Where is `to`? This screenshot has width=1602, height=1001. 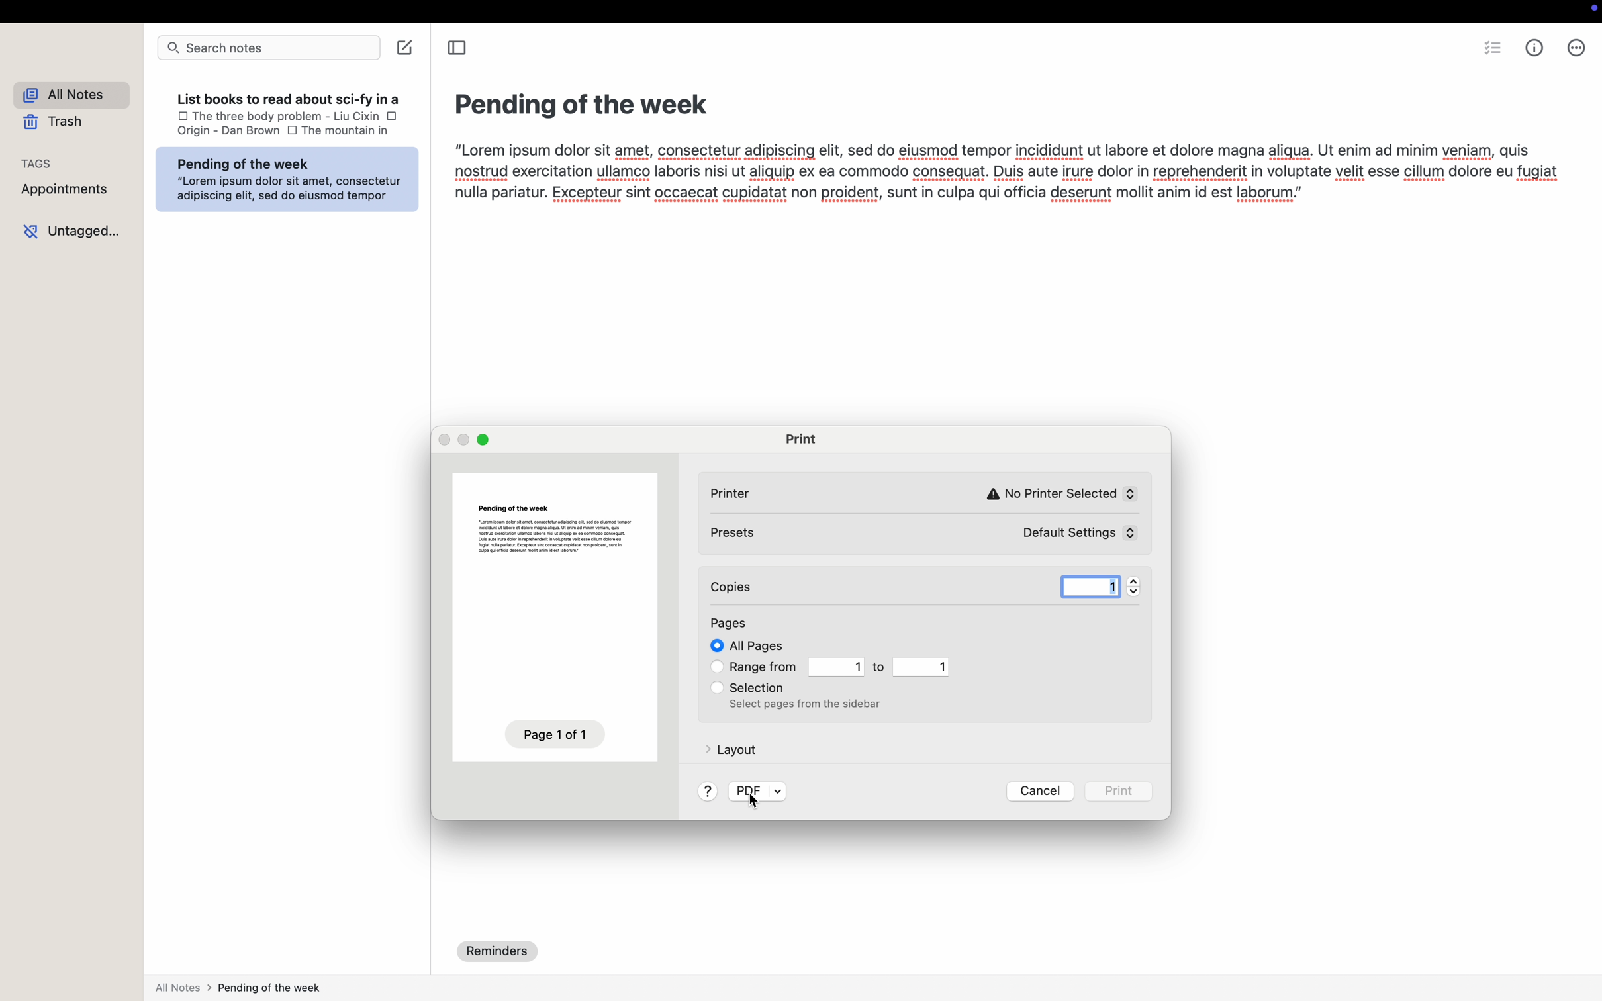
to is located at coordinates (880, 668).